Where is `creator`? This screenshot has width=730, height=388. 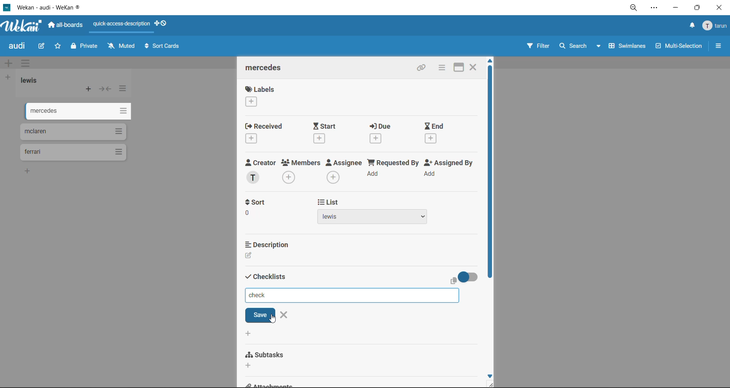 creator is located at coordinates (260, 172).